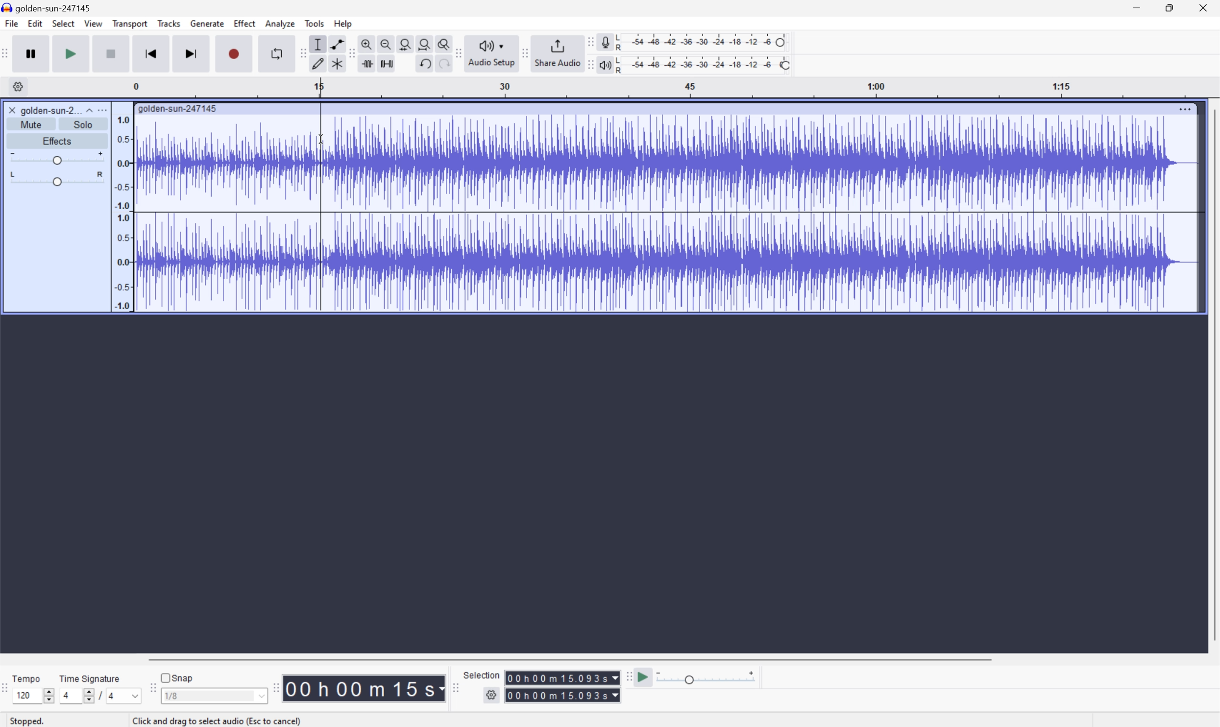 The width and height of the screenshot is (1220, 727). I want to click on Zoom out, so click(385, 43).